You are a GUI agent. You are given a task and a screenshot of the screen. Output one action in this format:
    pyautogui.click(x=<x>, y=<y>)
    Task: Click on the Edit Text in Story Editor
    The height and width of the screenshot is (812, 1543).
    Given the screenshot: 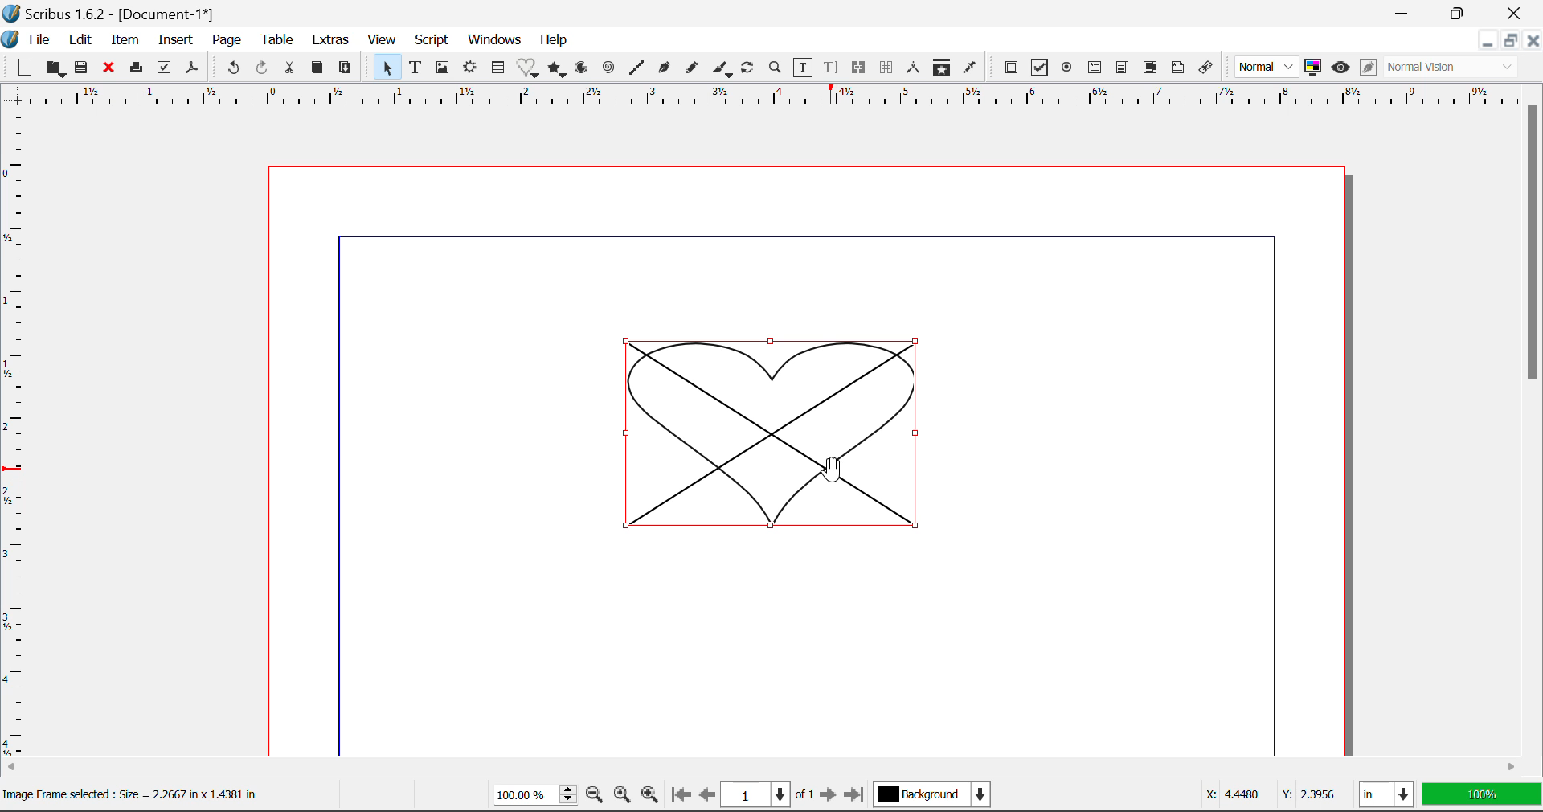 What is the action you would take?
    pyautogui.click(x=831, y=70)
    